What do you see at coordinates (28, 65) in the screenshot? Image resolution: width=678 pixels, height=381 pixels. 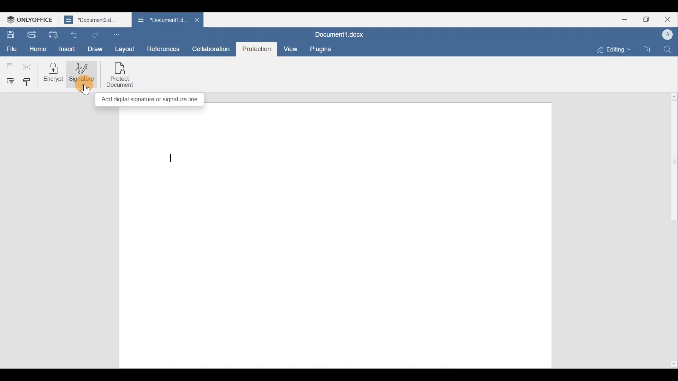 I see `Cut` at bounding box center [28, 65].